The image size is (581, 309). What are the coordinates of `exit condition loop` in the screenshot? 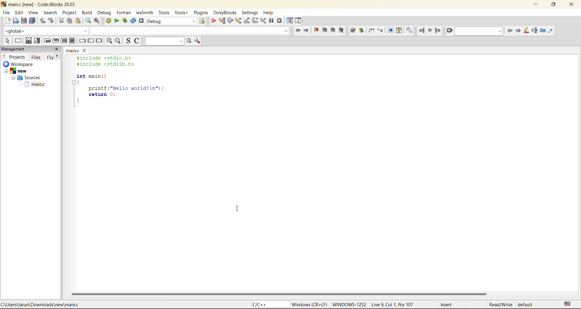 It's located at (56, 41).